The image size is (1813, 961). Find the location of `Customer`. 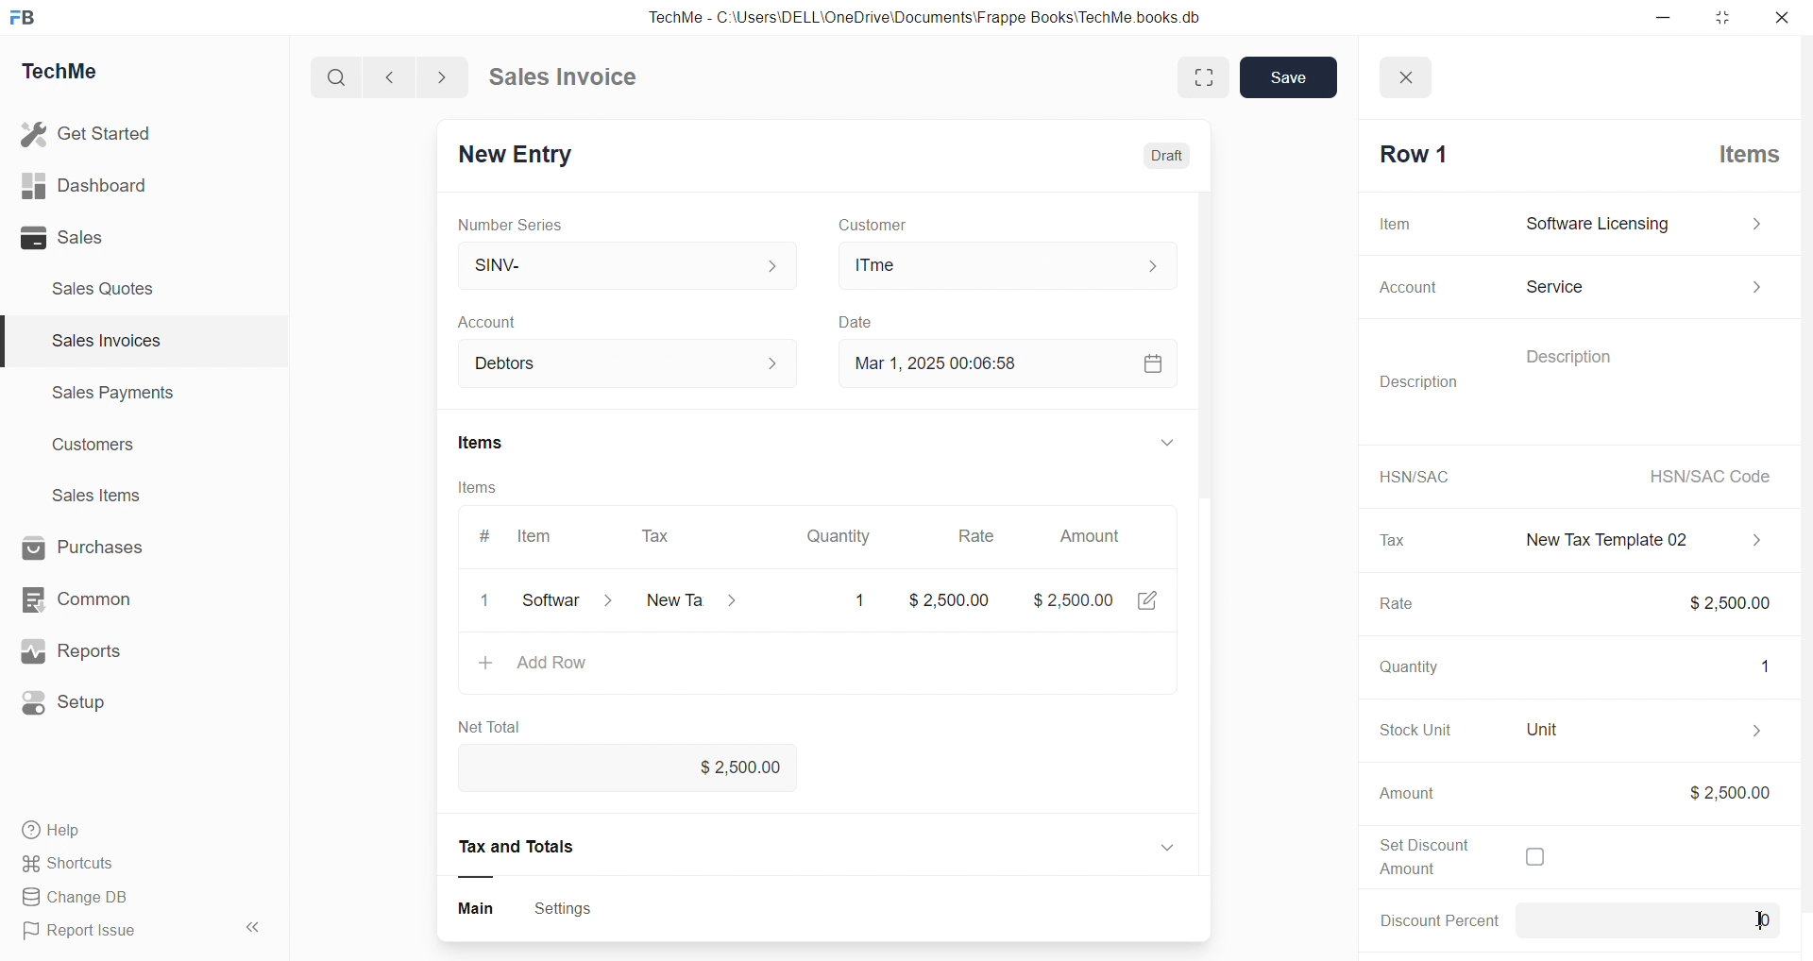

Customer is located at coordinates (905, 223).